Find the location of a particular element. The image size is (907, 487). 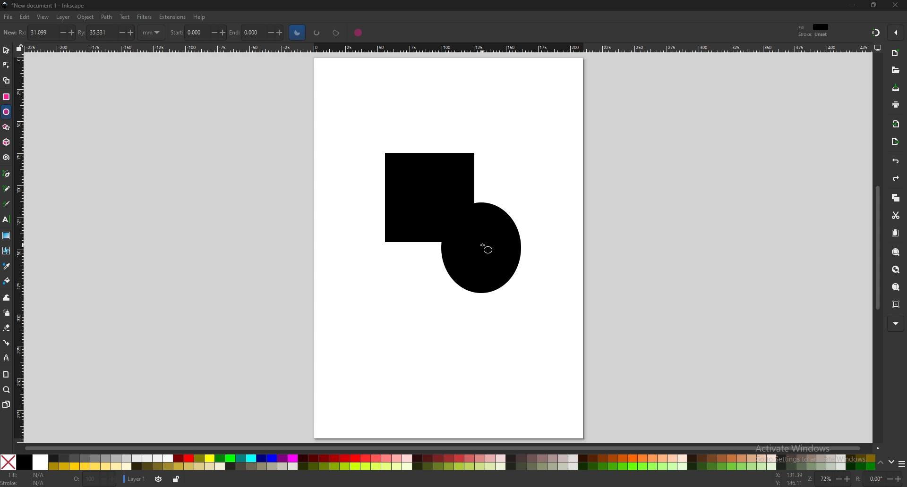

pencil is located at coordinates (7, 188).